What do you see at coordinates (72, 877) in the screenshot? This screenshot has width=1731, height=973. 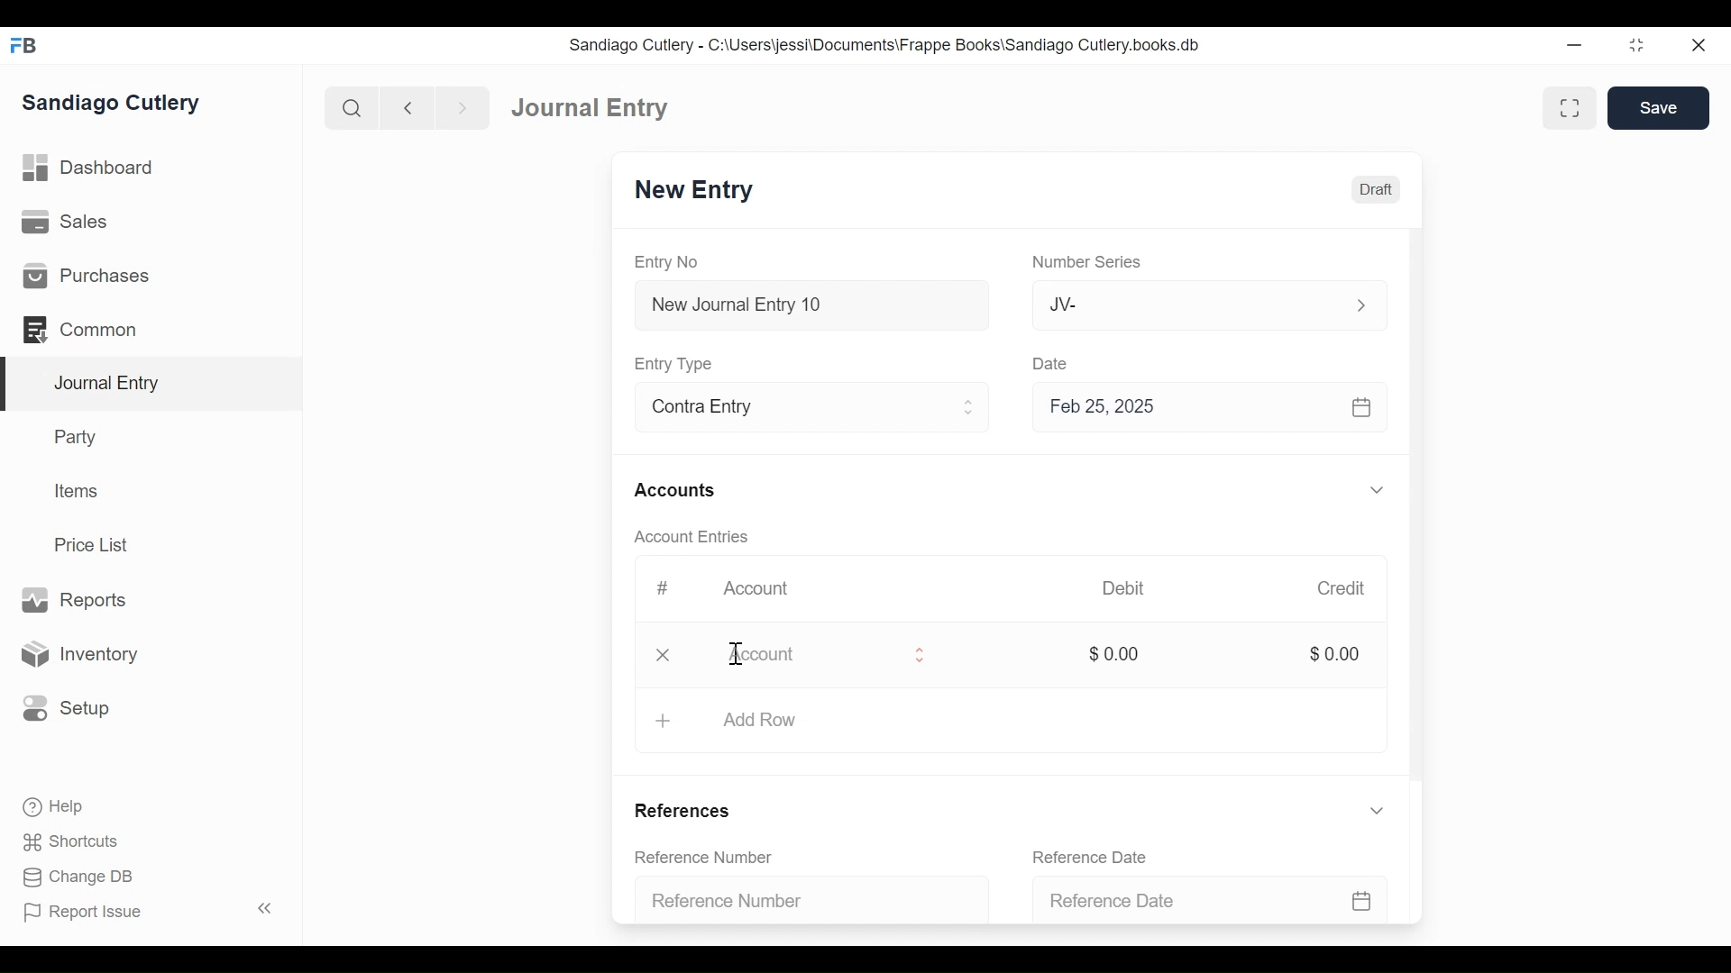 I see `Change DB` at bounding box center [72, 877].